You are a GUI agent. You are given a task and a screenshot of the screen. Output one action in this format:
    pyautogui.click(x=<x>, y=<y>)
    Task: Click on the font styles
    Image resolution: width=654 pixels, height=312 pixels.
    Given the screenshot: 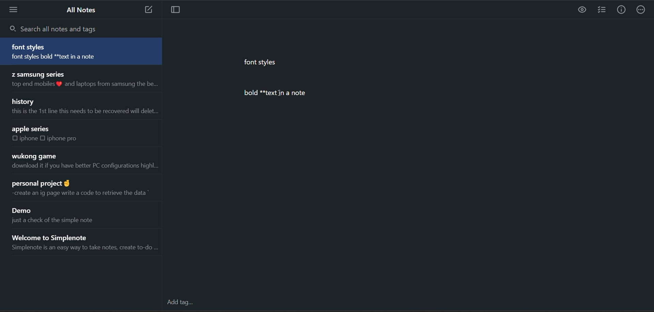 What is the action you would take?
    pyautogui.click(x=264, y=63)
    